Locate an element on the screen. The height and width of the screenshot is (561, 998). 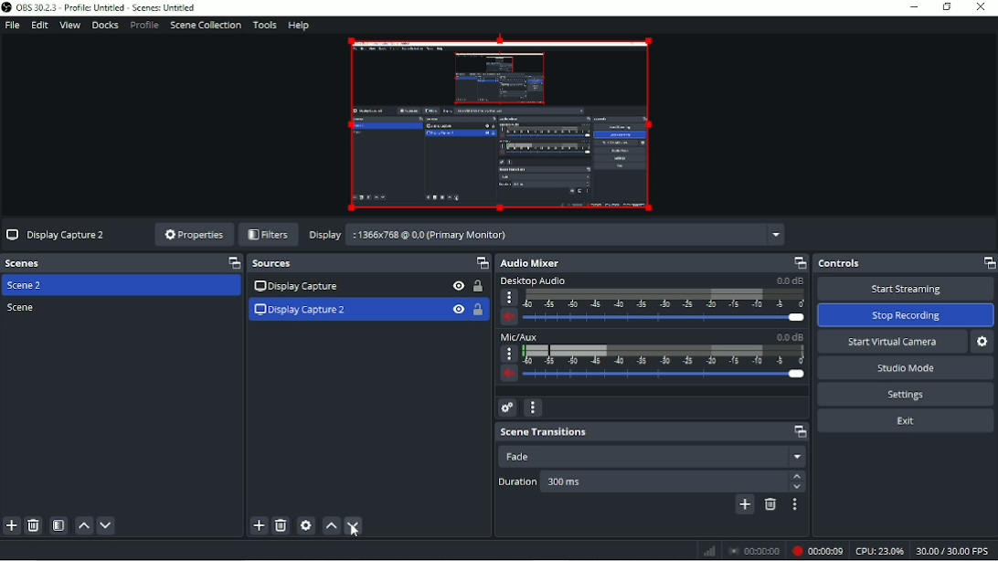
Stop recording is located at coordinates (906, 315).